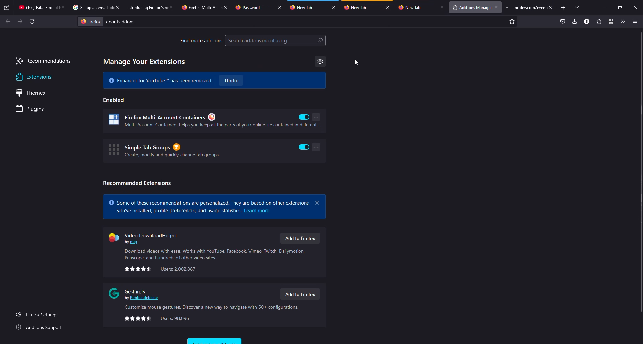 This screenshot has height=344, width=643. Describe the element at coordinates (276, 40) in the screenshot. I see `search` at that location.